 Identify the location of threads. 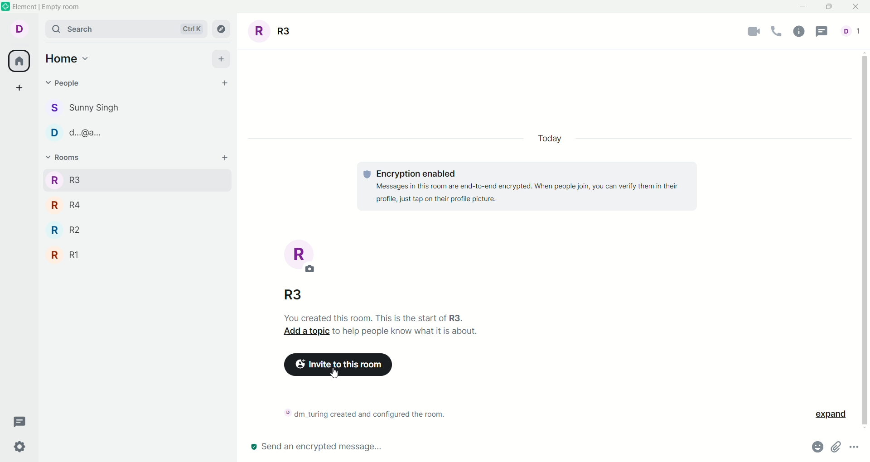
(20, 422).